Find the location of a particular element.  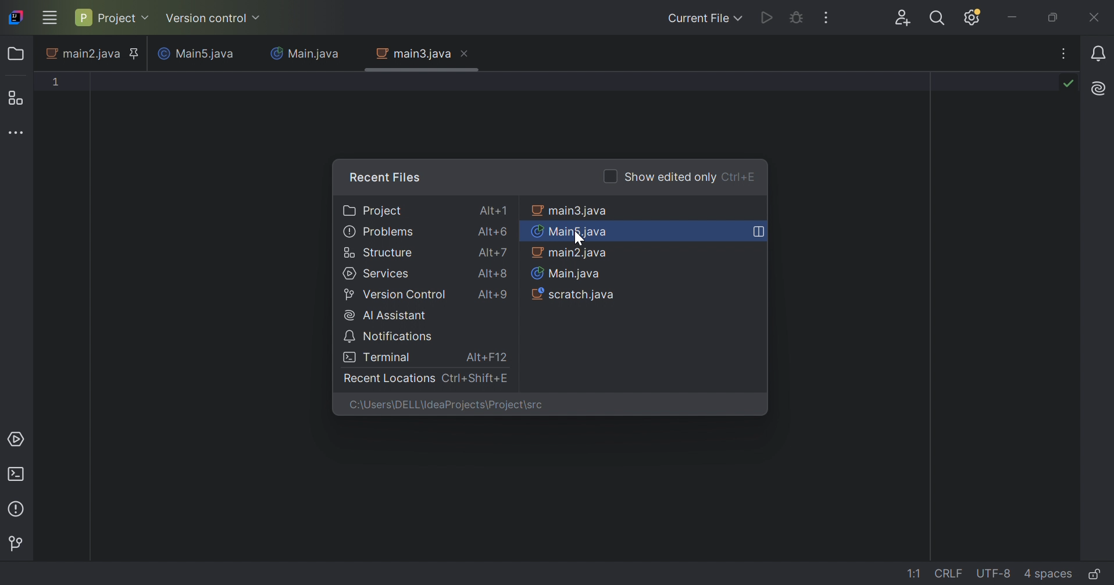

line encoding: UTF-8 is located at coordinates (994, 573).